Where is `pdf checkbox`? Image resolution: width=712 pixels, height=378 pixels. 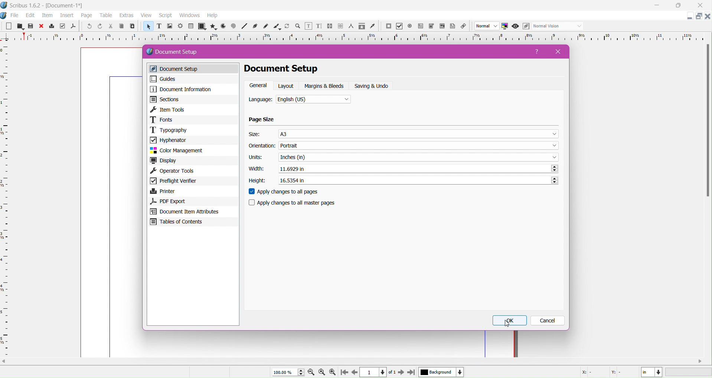 pdf checkbox is located at coordinates (399, 26).